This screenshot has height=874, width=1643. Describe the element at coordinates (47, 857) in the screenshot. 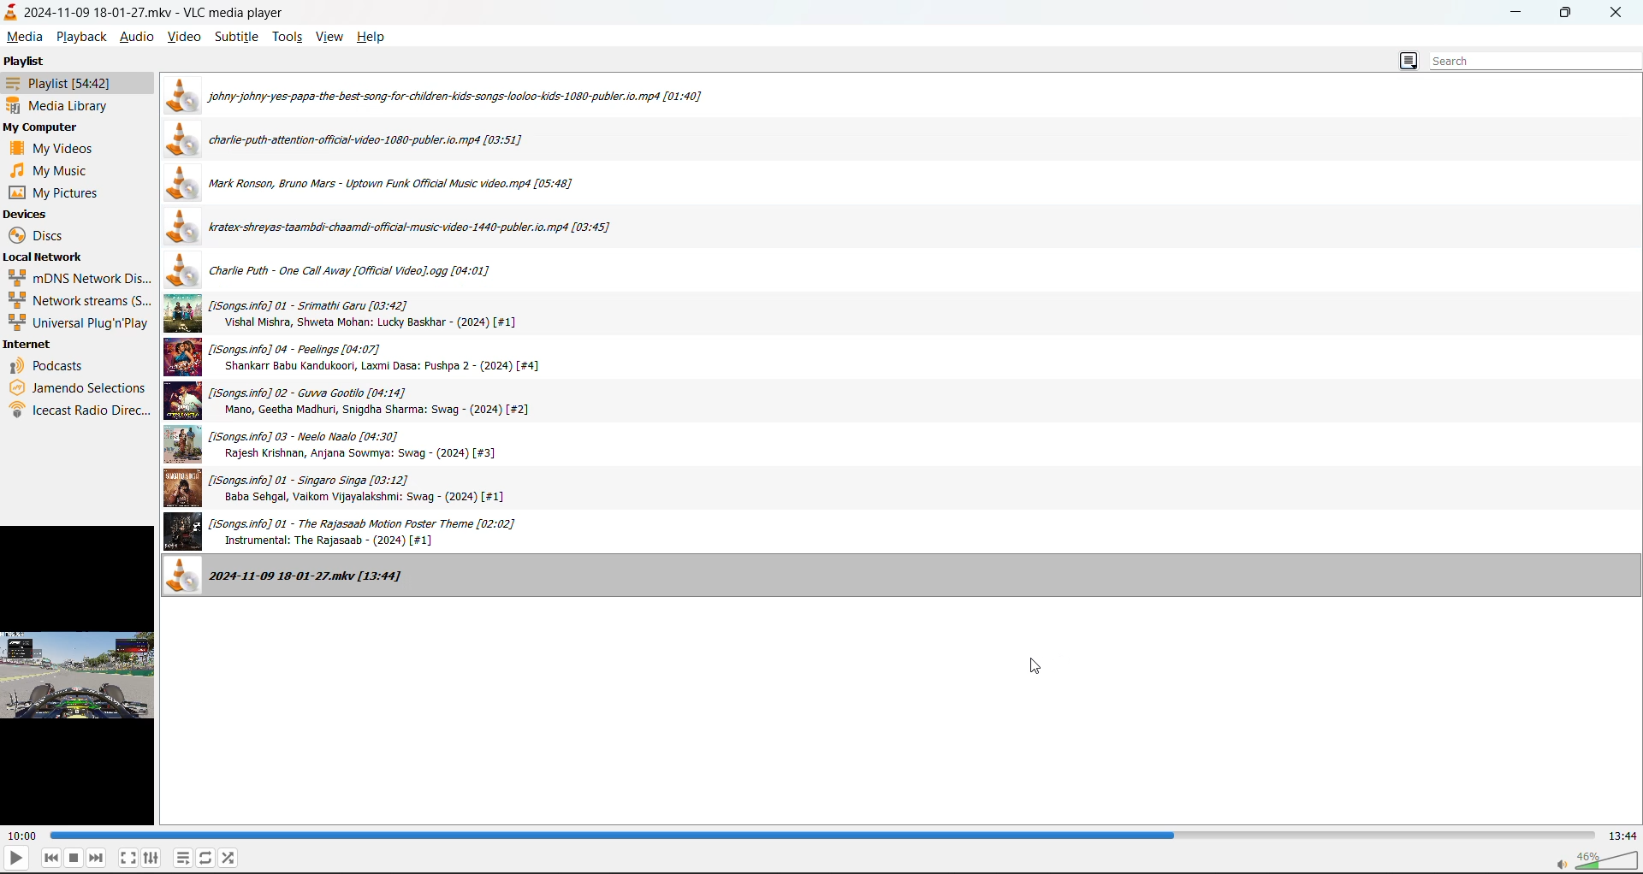

I see `previous` at that location.